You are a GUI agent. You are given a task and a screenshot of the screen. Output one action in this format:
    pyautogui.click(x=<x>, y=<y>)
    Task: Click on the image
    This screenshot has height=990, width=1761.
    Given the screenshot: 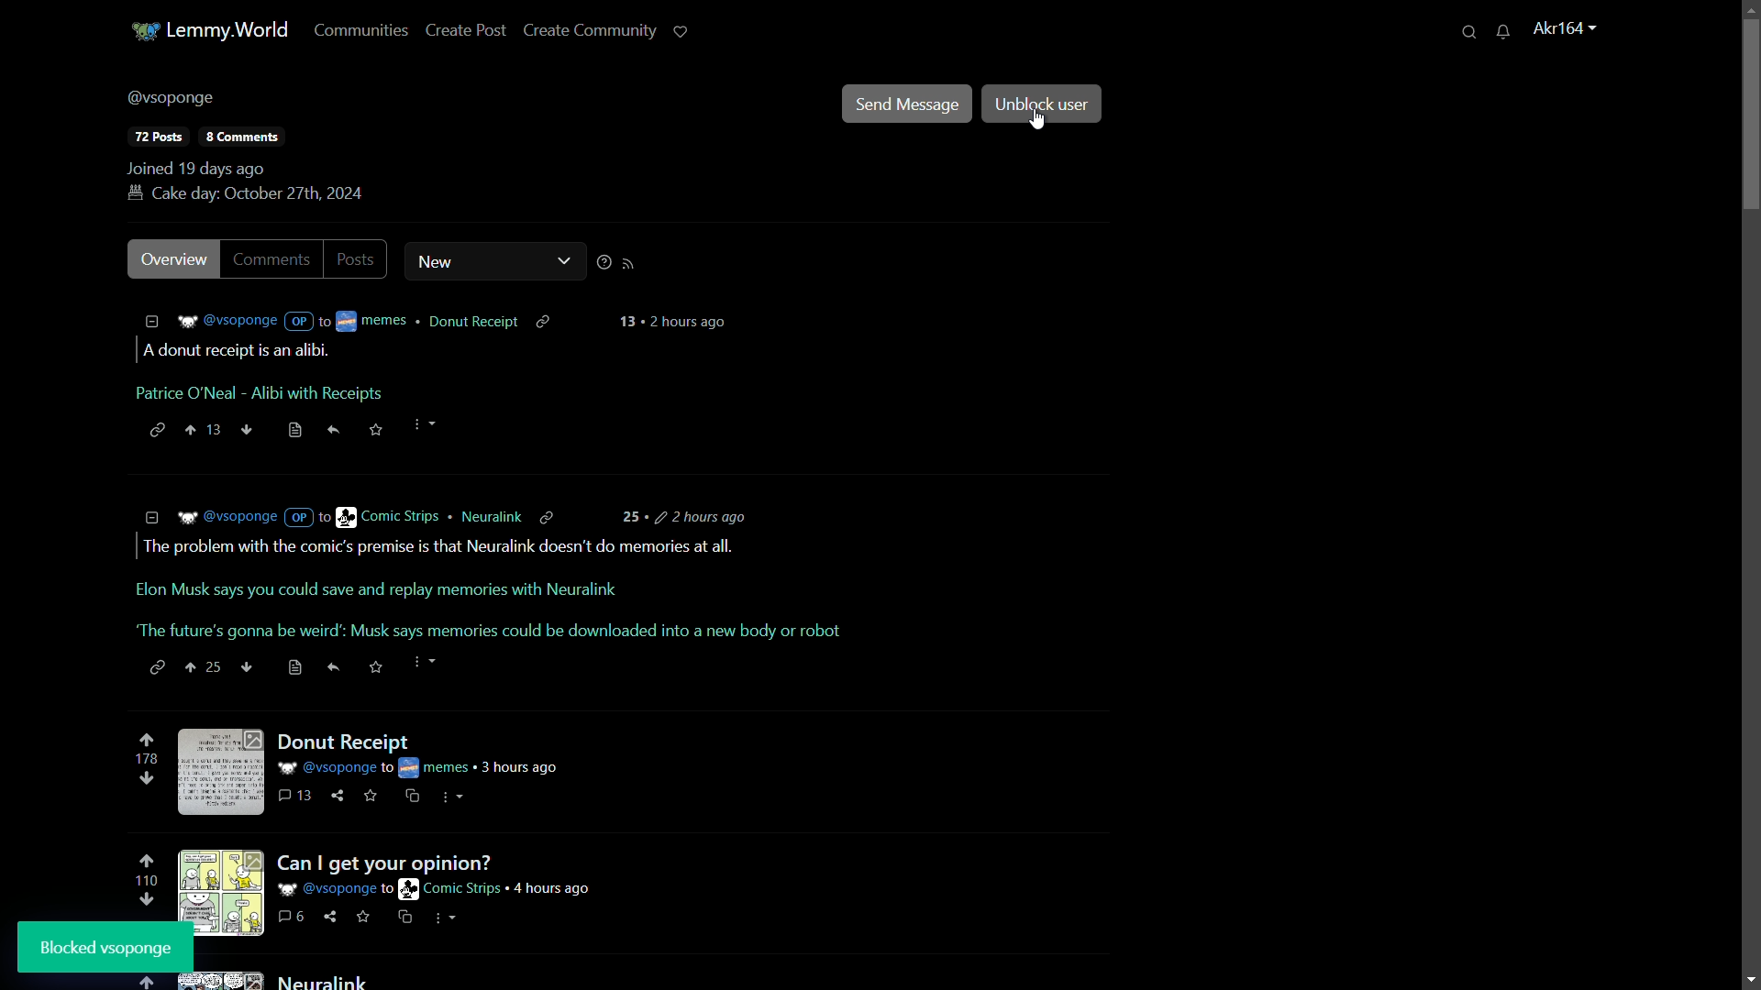 What is the action you would take?
    pyautogui.click(x=224, y=884)
    